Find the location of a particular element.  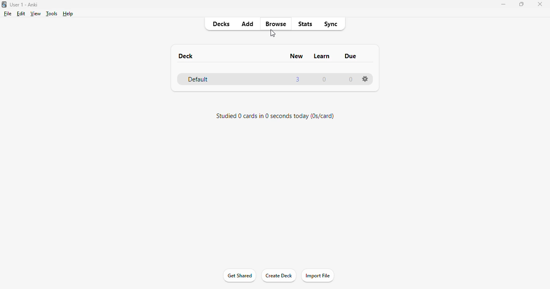

logo is located at coordinates (4, 4).